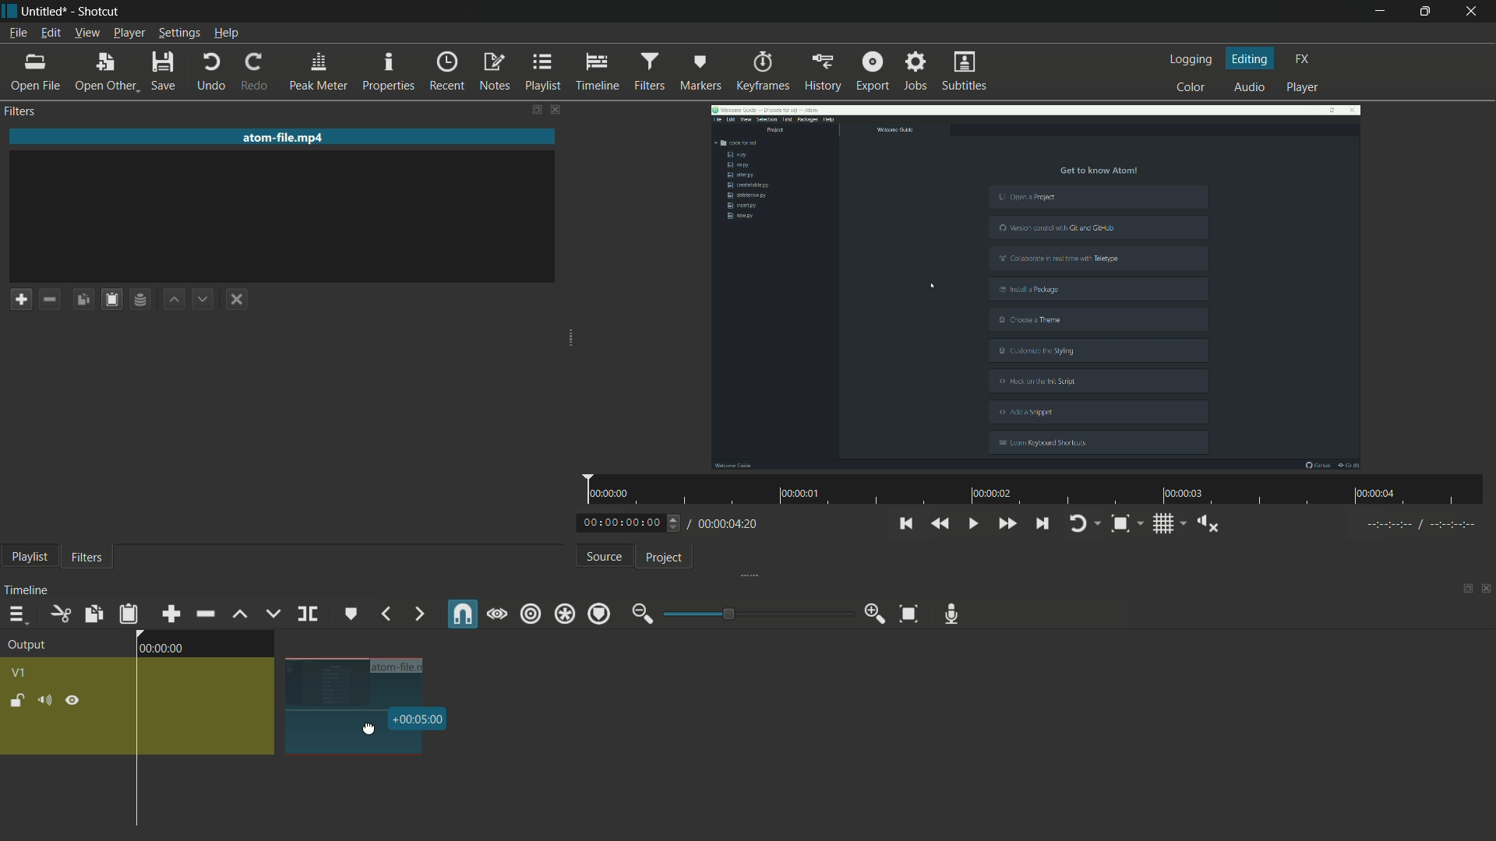  Describe the element at coordinates (1474, 12) in the screenshot. I see `close app` at that location.